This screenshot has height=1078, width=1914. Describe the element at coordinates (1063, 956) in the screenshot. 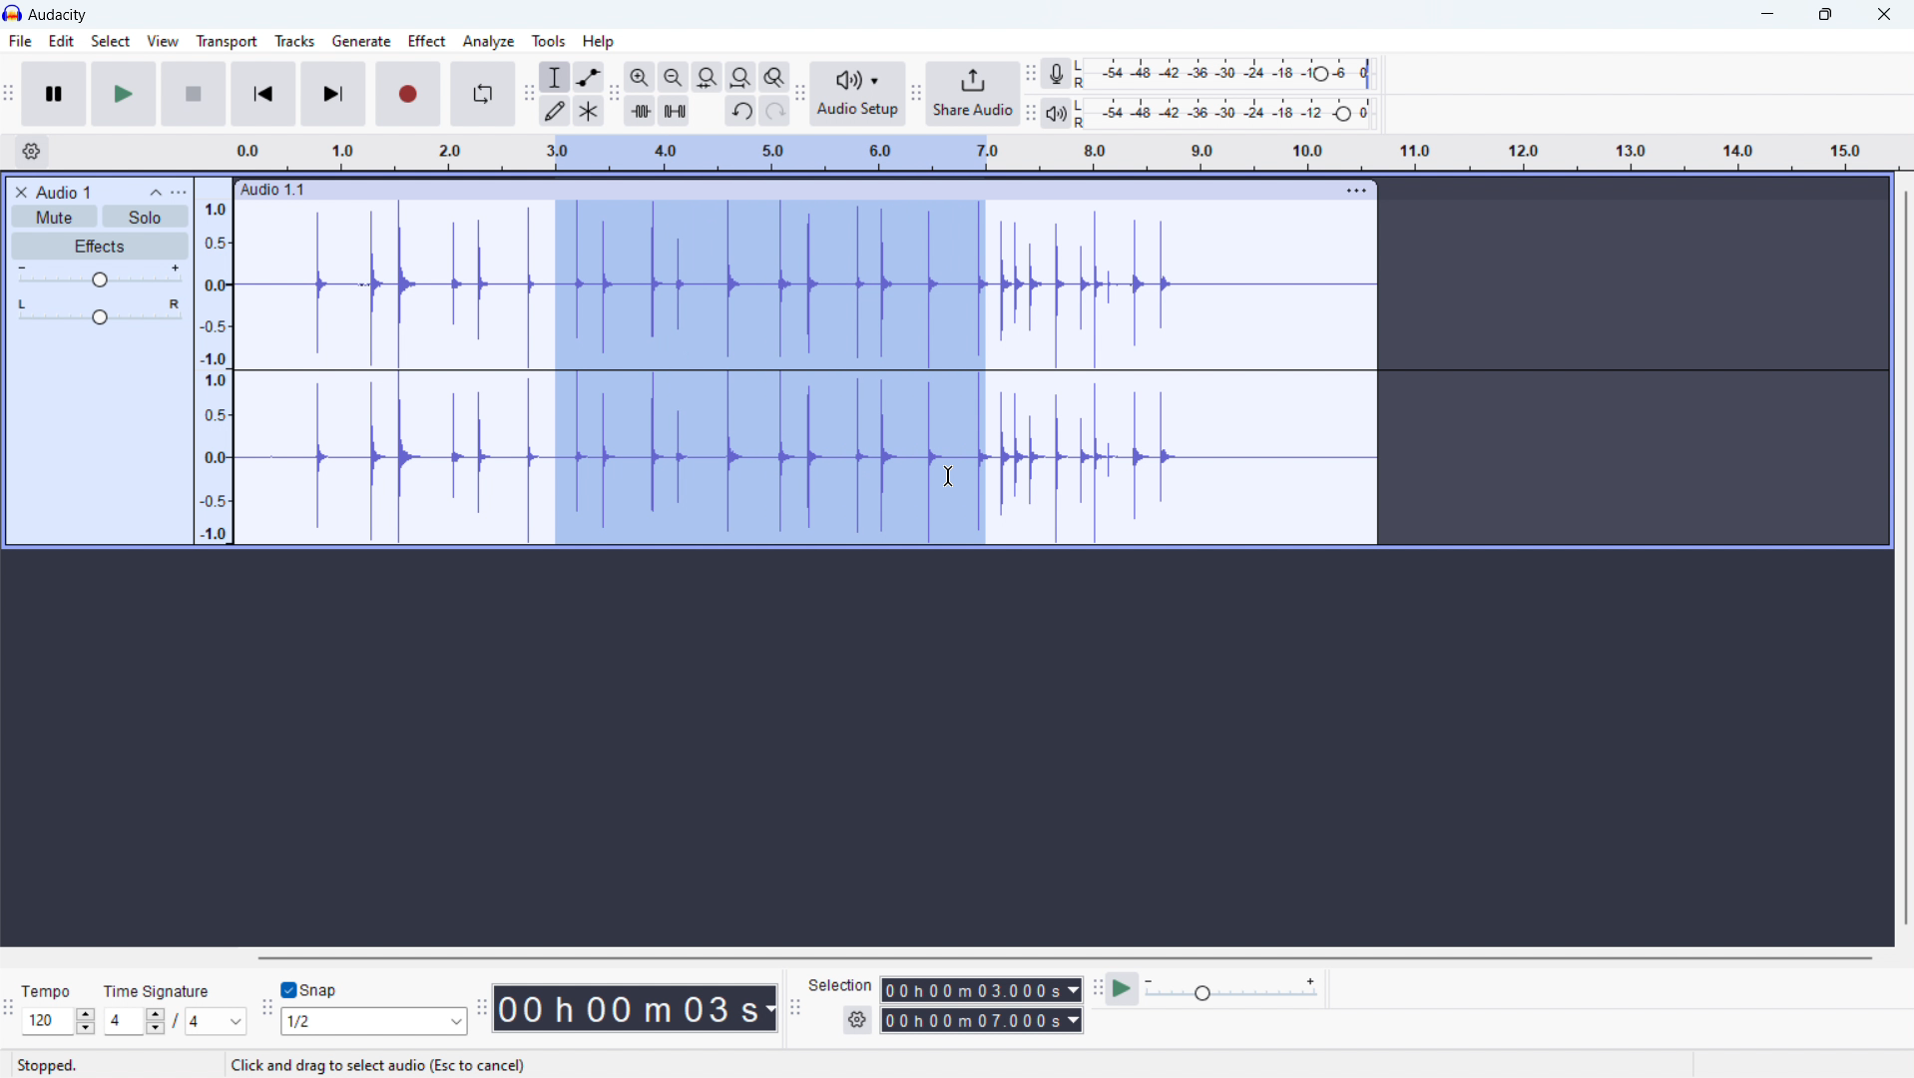

I see `horozontal scrollbar` at that location.